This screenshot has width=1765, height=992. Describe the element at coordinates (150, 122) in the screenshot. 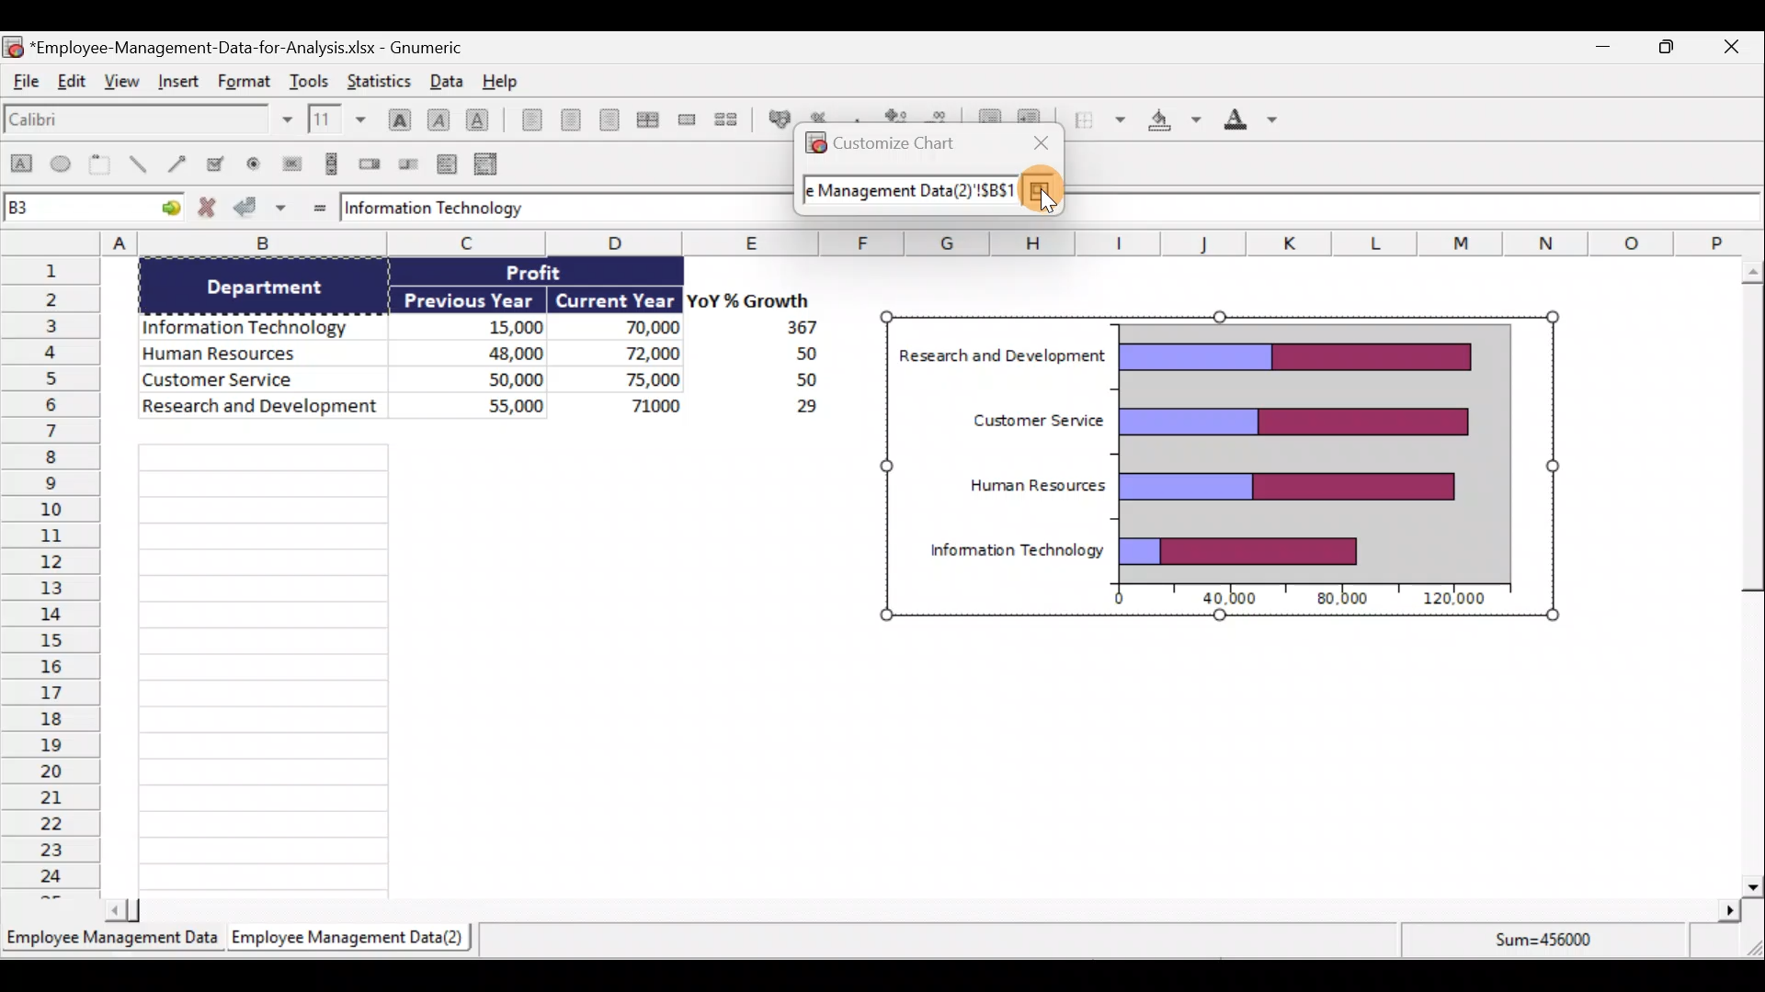

I see `Font name` at that location.